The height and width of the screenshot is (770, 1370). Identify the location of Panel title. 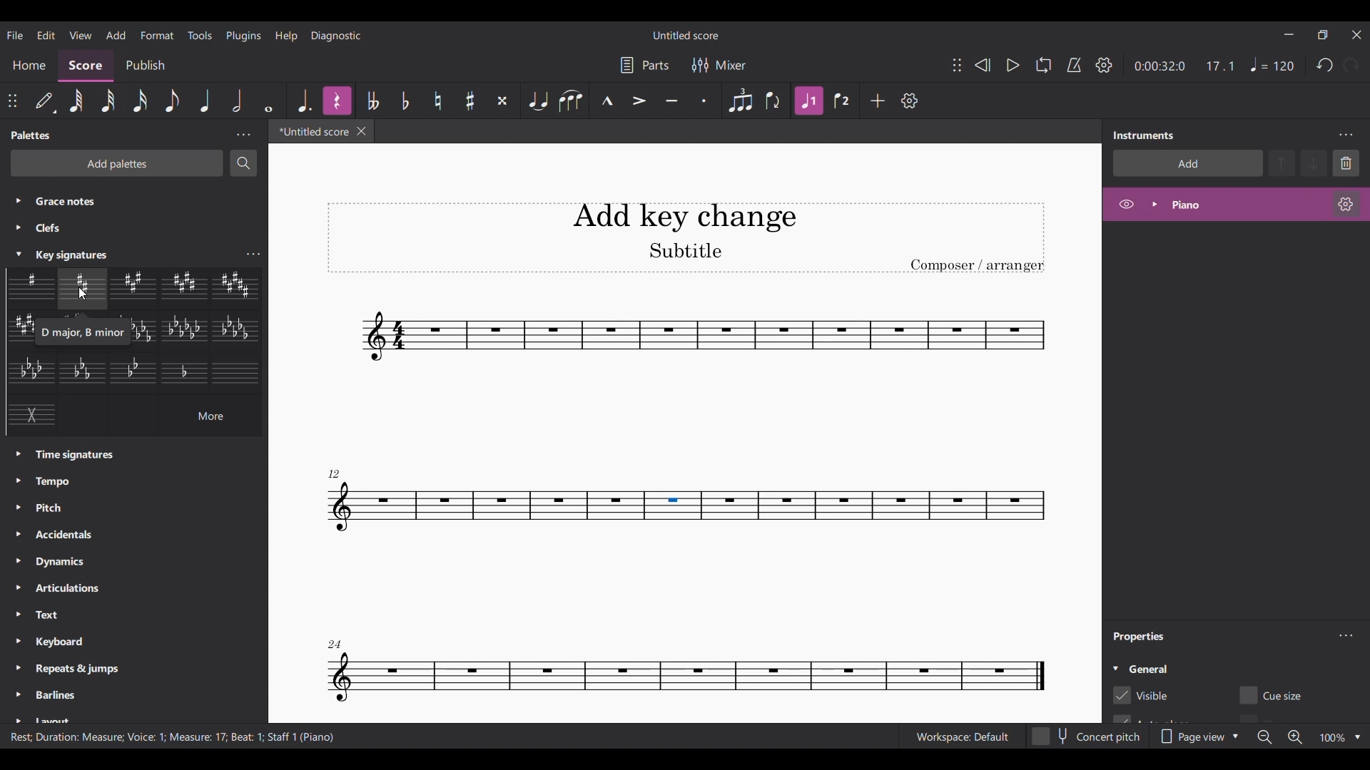
(1141, 637).